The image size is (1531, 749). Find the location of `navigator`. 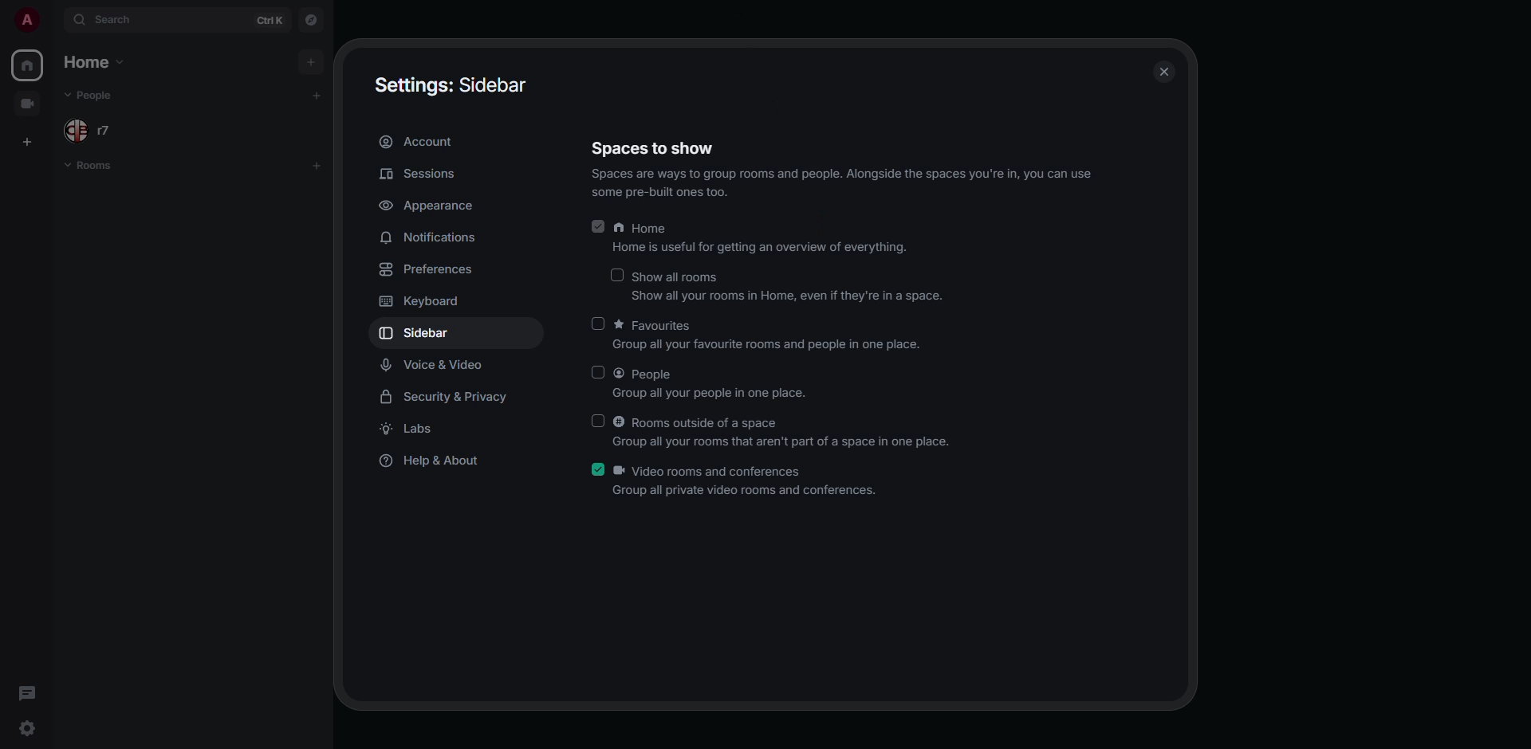

navigator is located at coordinates (311, 20).